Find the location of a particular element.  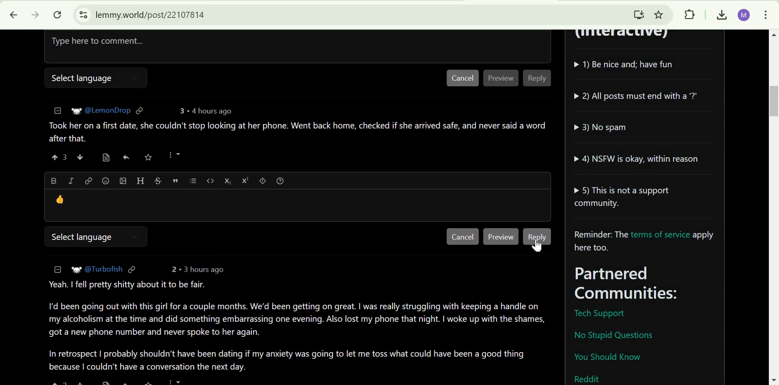

customize and control Google Chrome is located at coordinates (766, 16).